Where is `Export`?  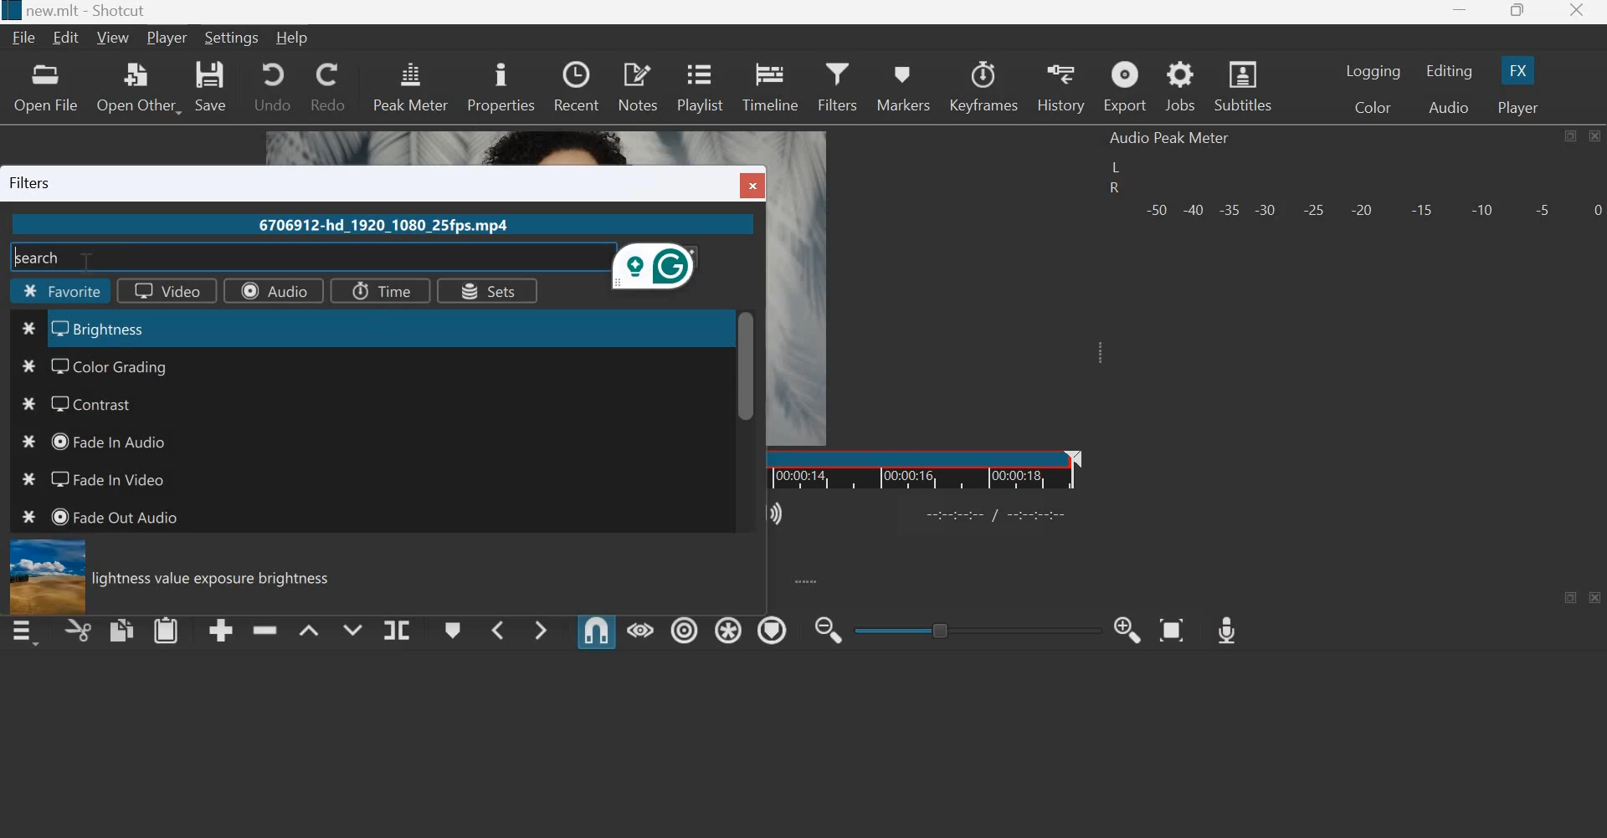 Export is located at coordinates (1124, 88).